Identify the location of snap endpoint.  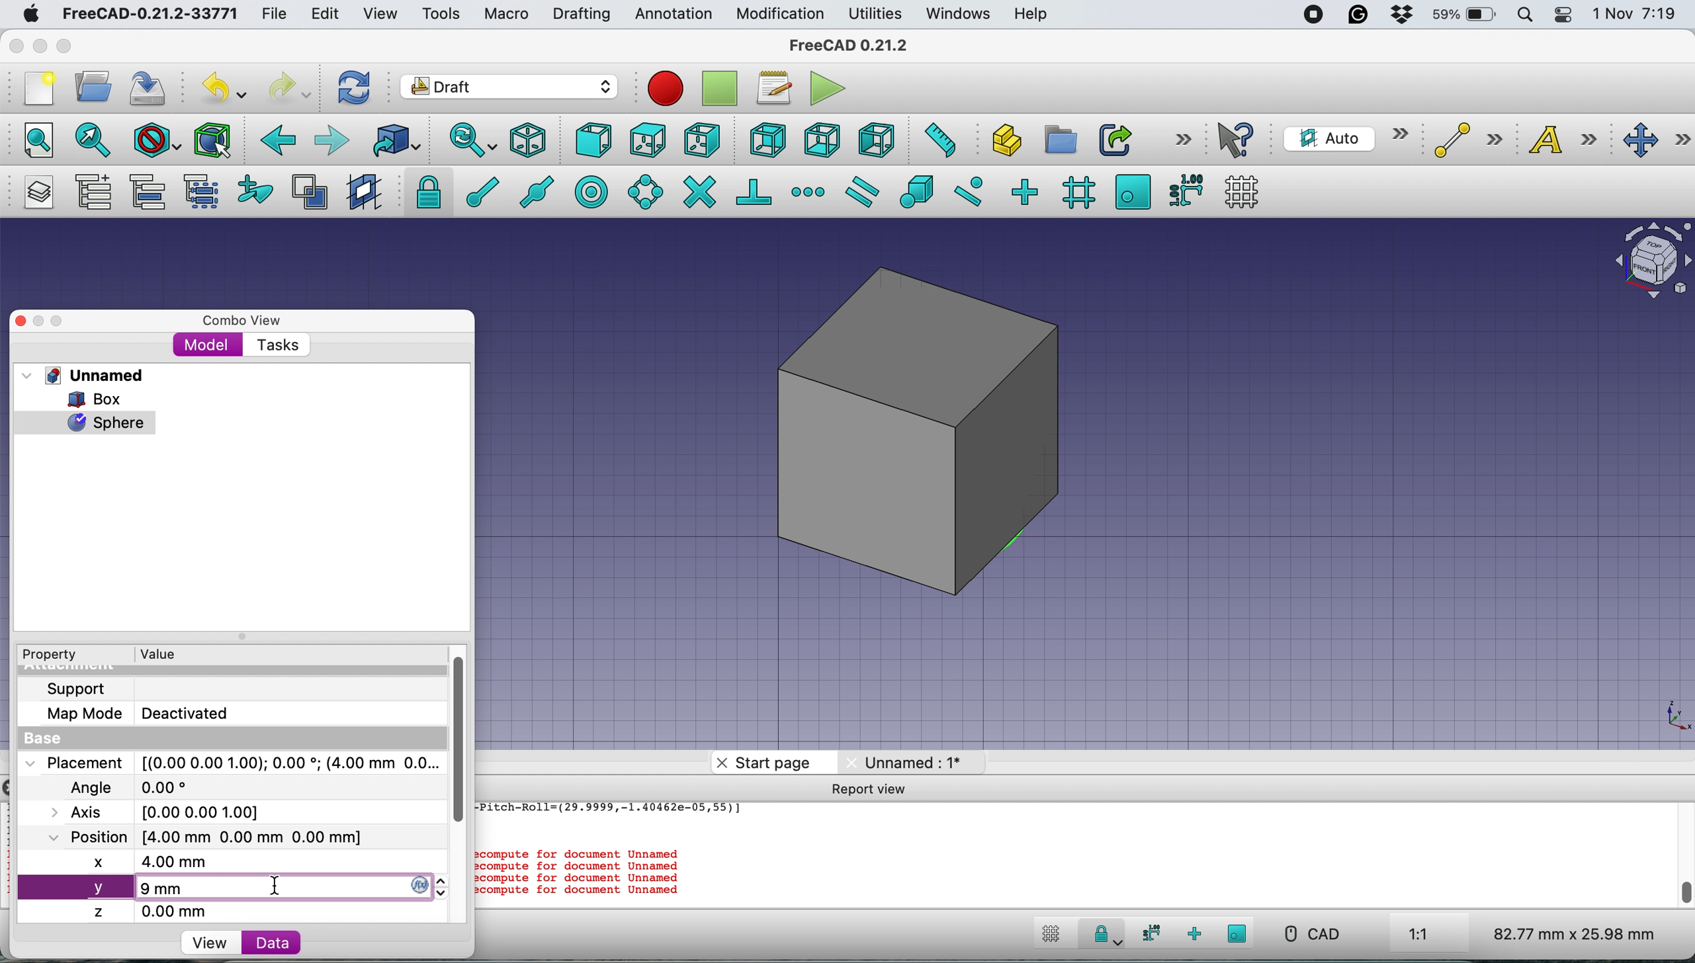
(475, 196).